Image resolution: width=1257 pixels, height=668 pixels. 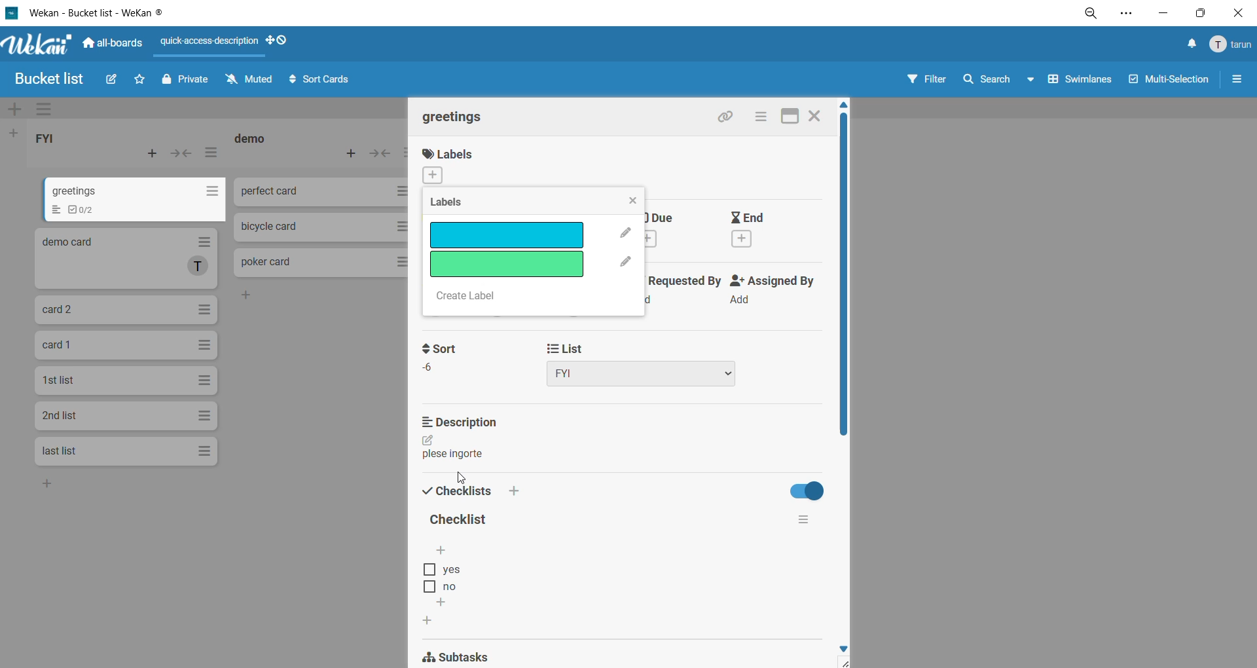 I want to click on notifications, so click(x=1192, y=43).